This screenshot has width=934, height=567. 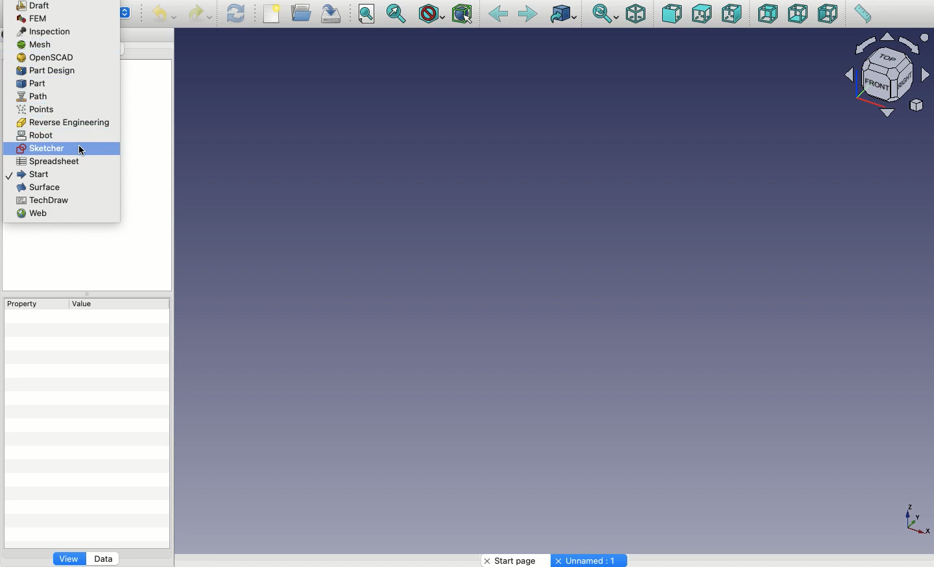 I want to click on Redo, so click(x=201, y=14).